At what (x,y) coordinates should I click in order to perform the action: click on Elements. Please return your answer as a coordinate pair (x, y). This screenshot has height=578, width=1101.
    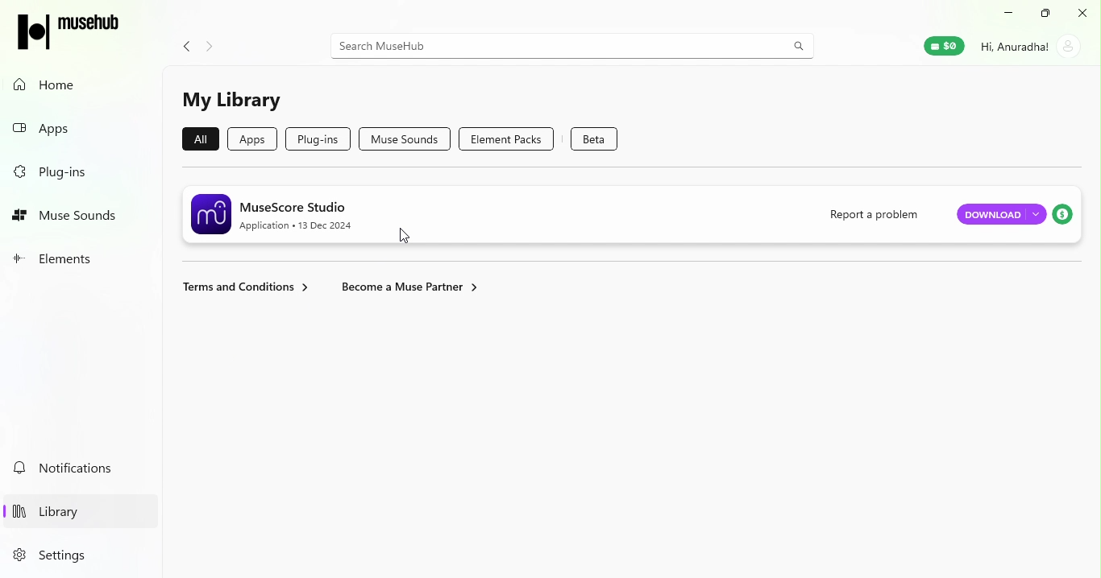
    Looking at the image, I should click on (76, 259).